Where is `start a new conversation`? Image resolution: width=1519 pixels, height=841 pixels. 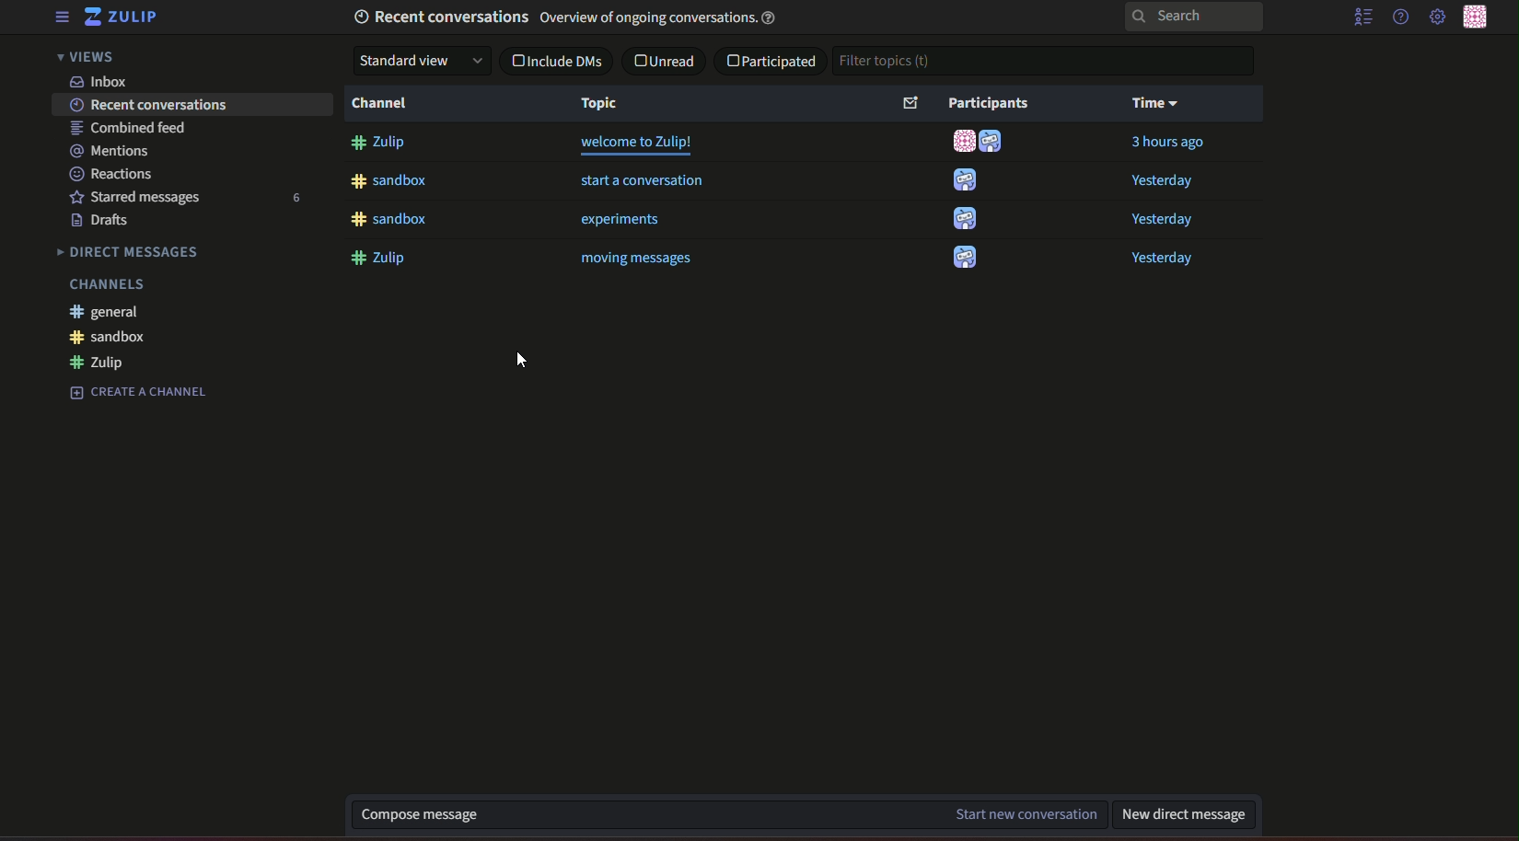 start a new conversation is located at coordinates (1020, 814).